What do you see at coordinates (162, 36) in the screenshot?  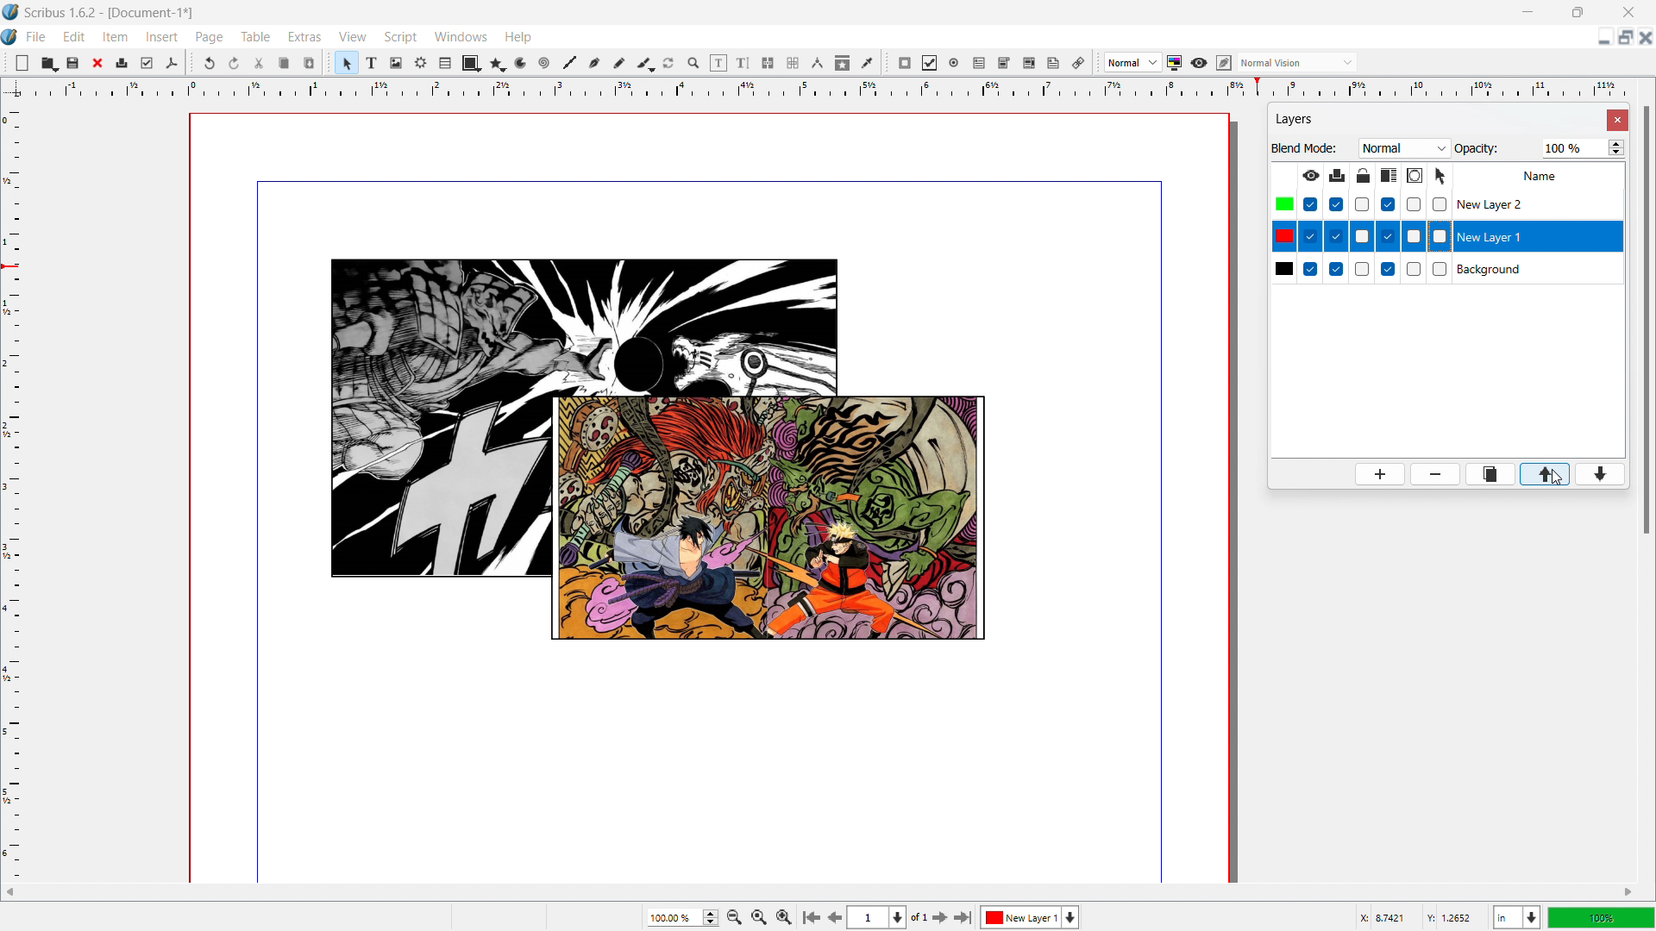 I see `insert` at bounding box center [162, 36].